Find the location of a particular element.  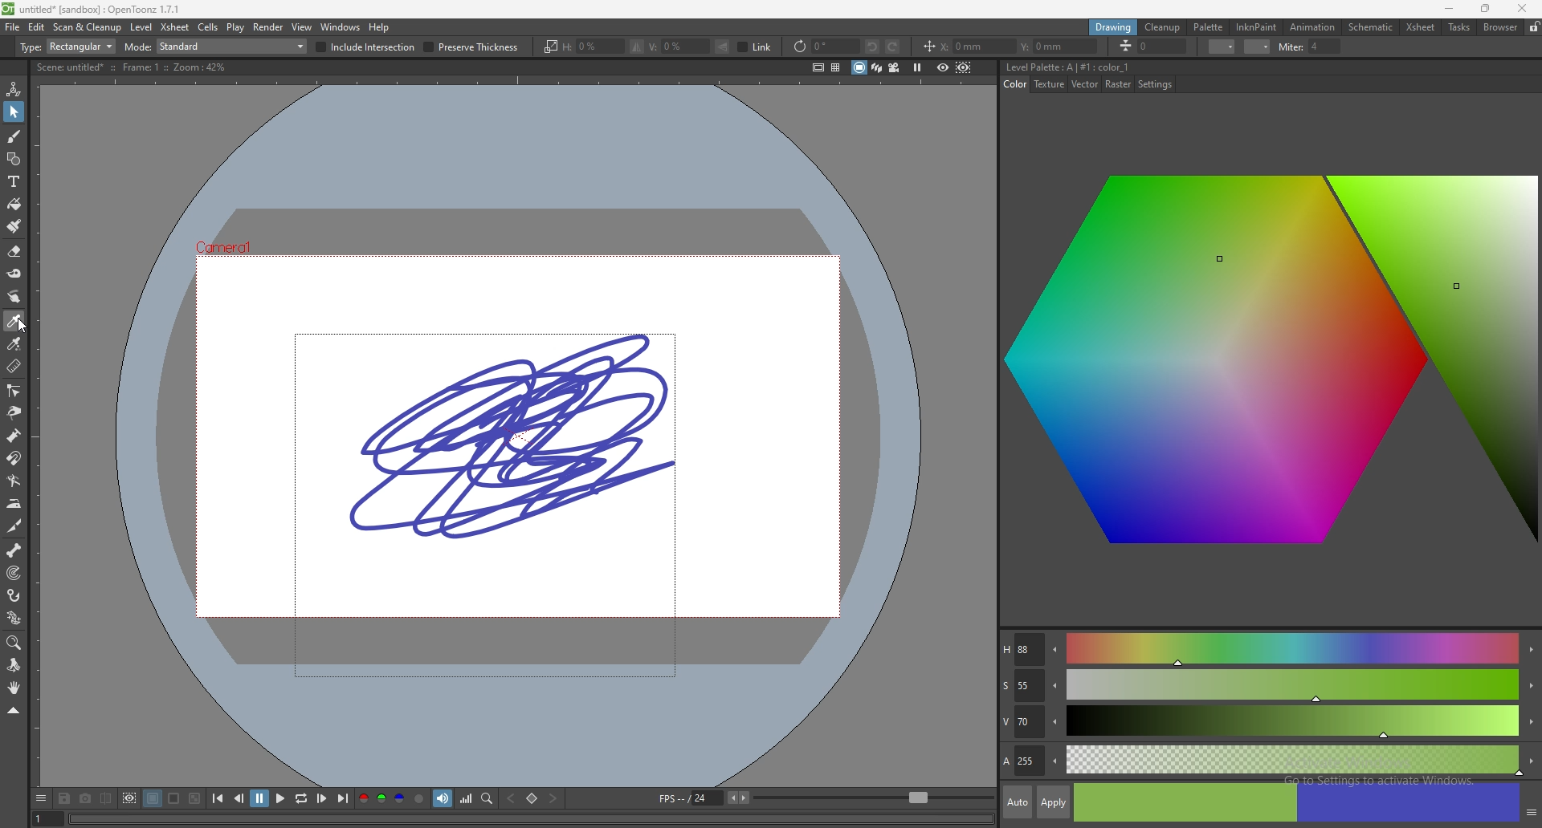

lock is located at coordinates (1533, 27).